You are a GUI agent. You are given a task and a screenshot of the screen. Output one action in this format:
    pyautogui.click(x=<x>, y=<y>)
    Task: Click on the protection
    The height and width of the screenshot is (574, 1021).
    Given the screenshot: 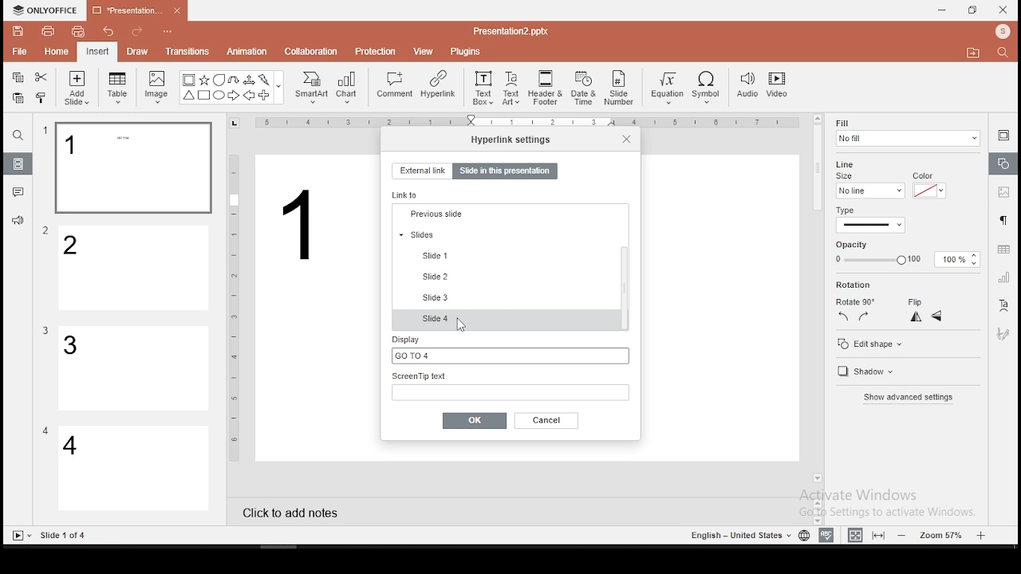 What is the action you would take?
    pyautogui.click(x=376, y=50)
    